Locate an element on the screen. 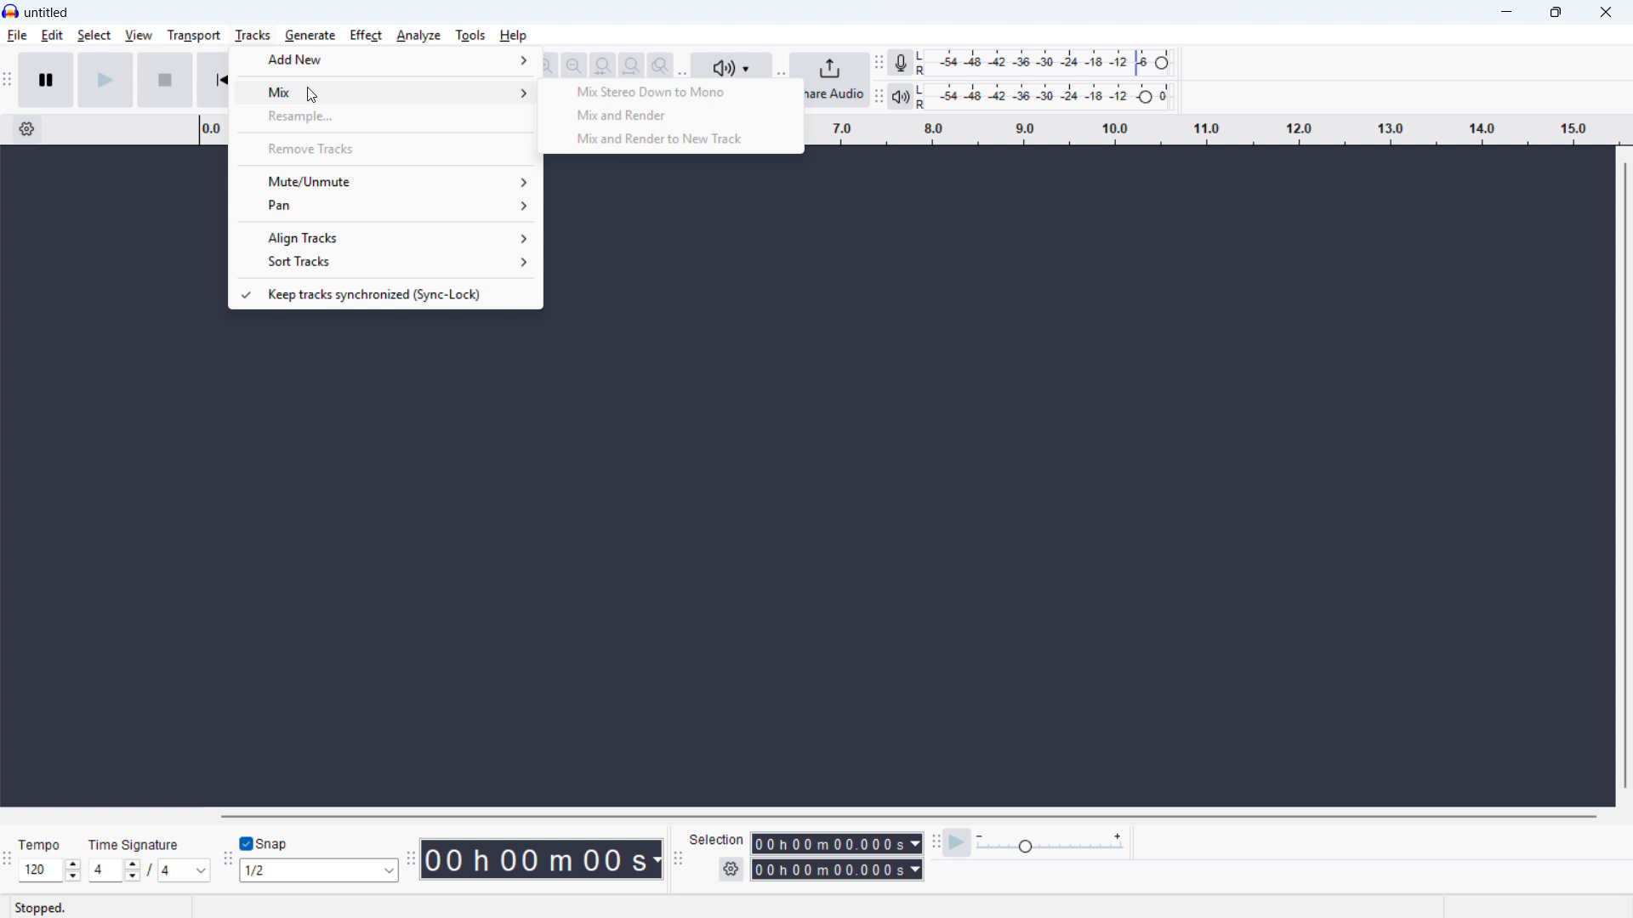 This screenshot has width=1633, height=918. Add new   is located at coordinates (383, 59).